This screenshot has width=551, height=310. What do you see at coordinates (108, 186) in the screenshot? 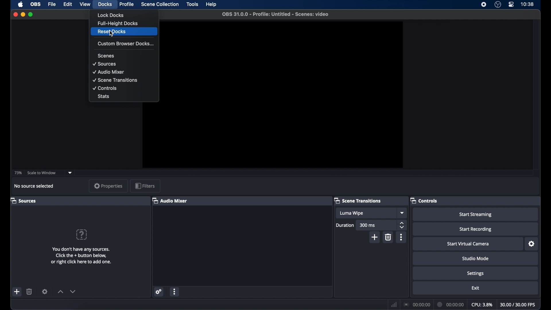
I see `properties` at bounding box center [108, 186].